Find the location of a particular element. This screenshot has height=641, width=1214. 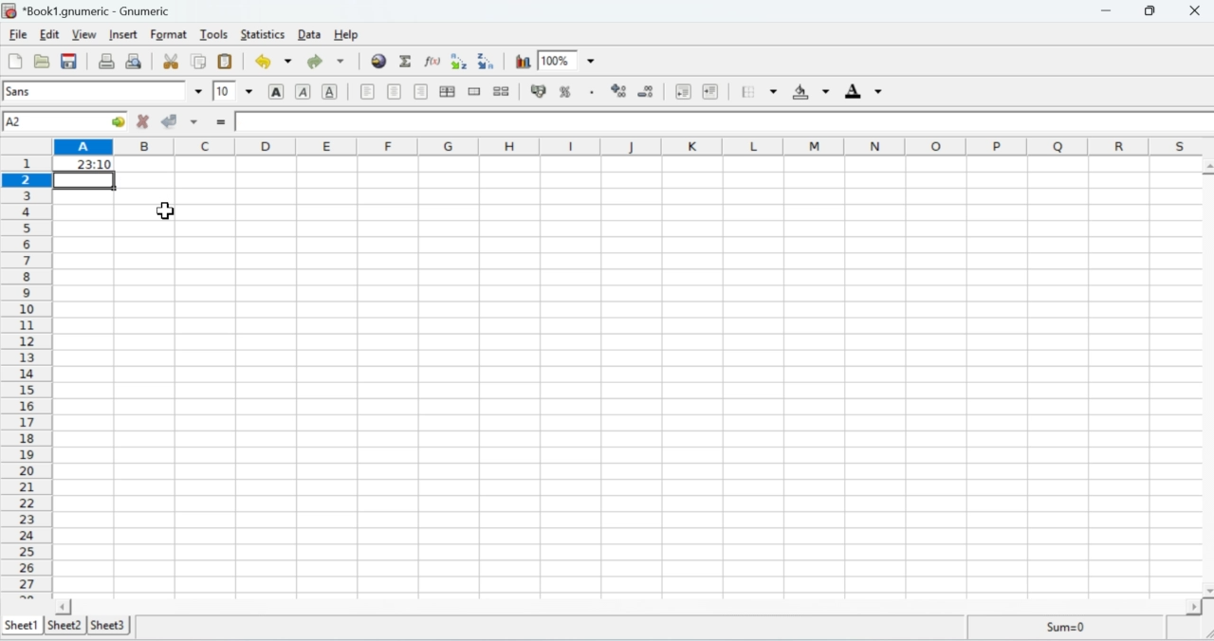

Chart is located at coordinates (521, 61).